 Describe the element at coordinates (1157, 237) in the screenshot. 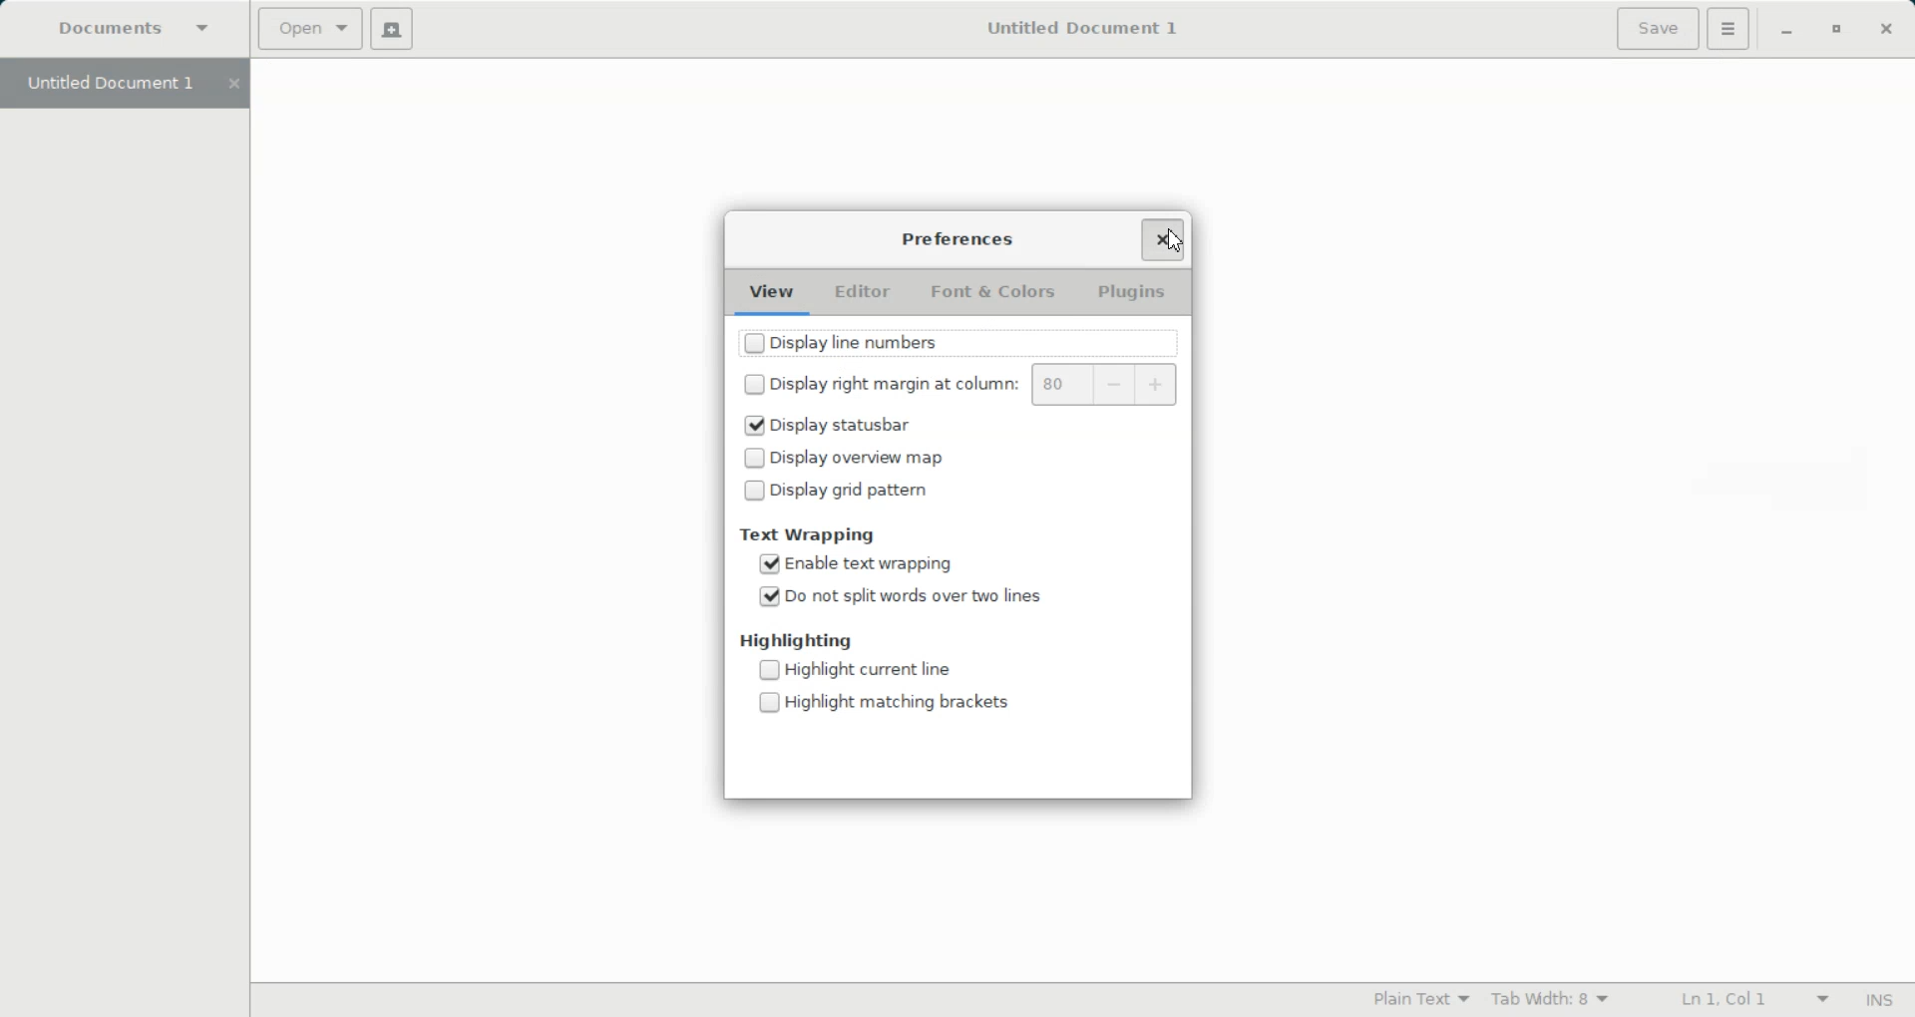

I see `Close` at that location.